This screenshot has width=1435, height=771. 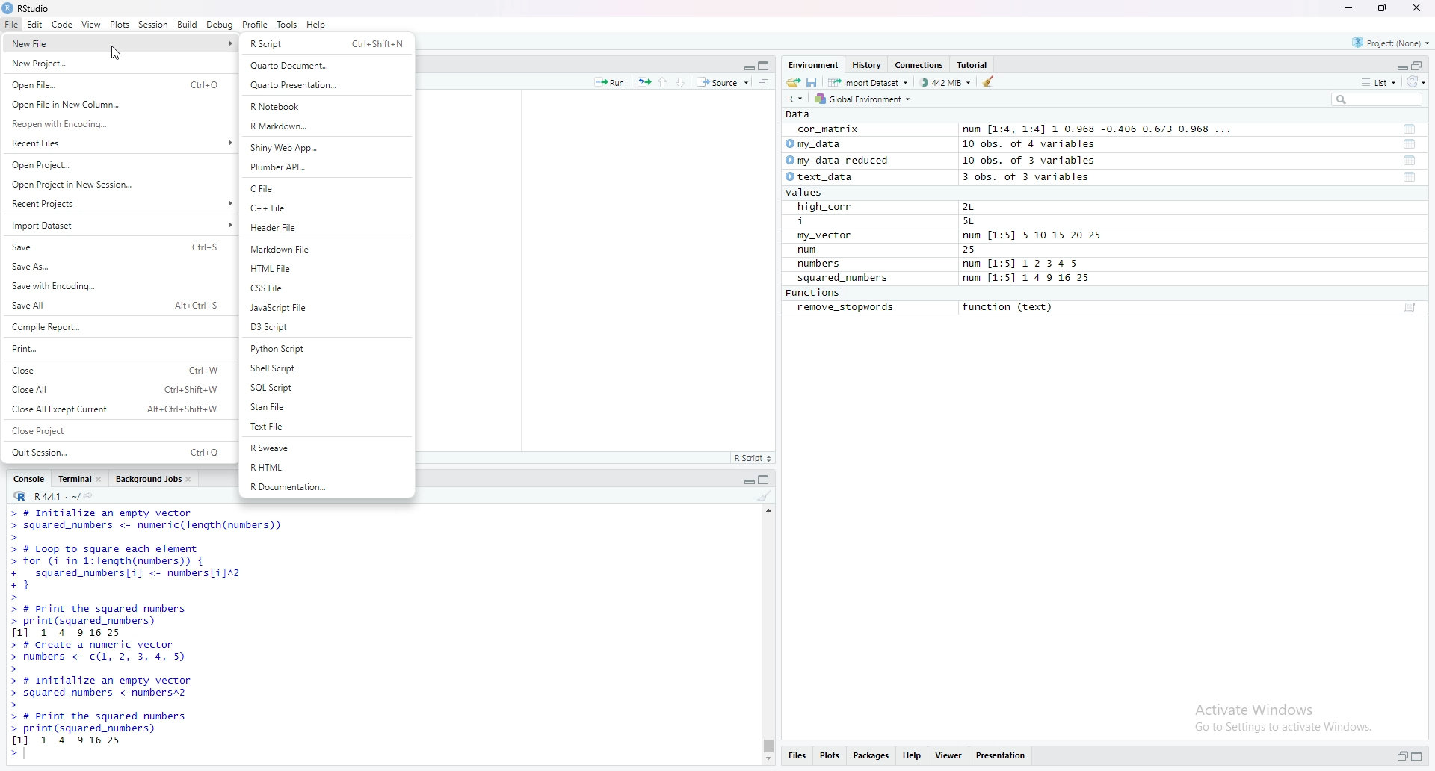 What do you see at coordinates (844, 277) in the screenshot?
I see `squared_numbers` at bounding box center [844, 277].